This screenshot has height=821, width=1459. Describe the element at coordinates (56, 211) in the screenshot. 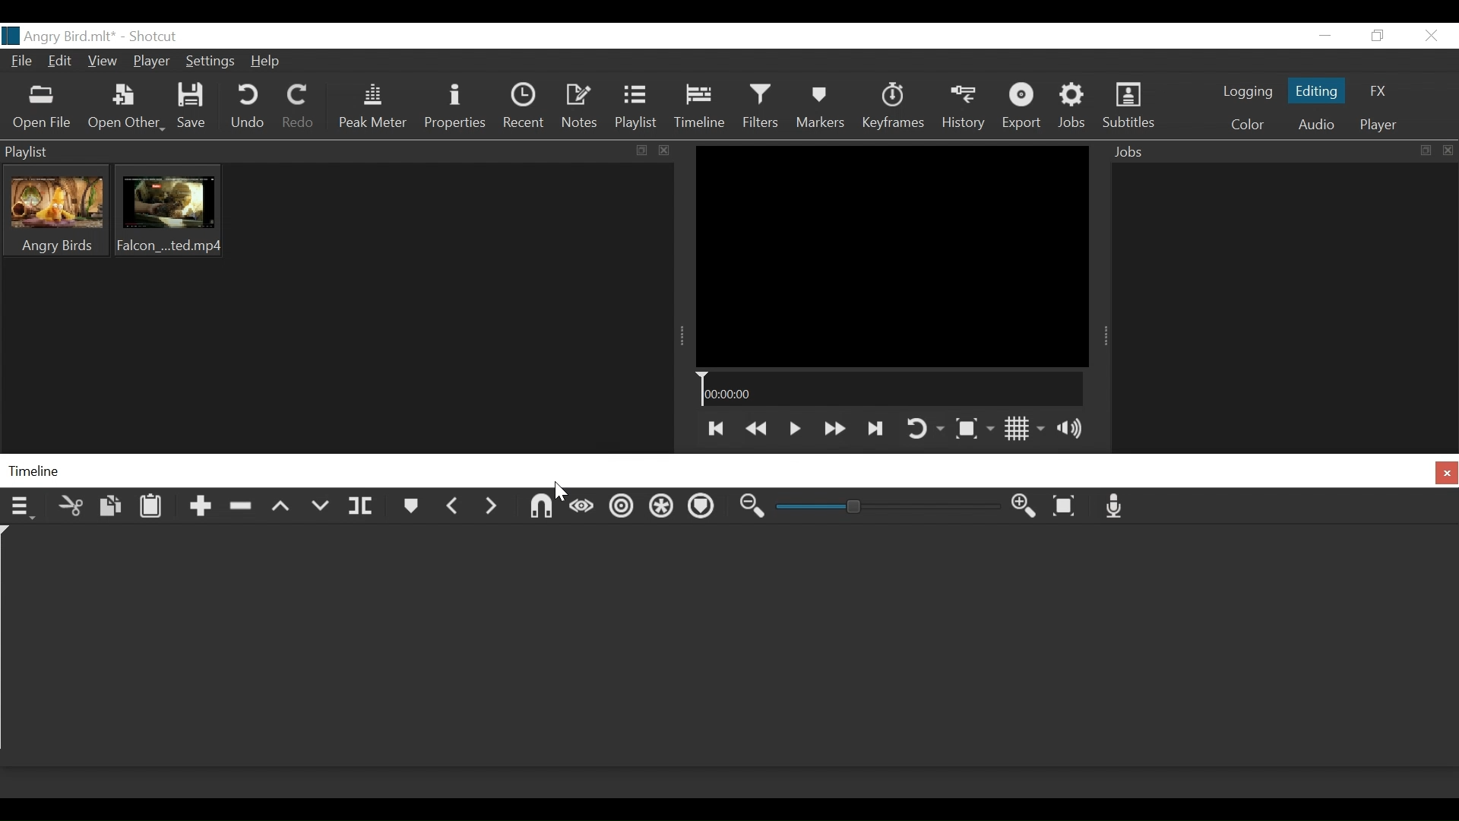

I see `Clip` at that location.